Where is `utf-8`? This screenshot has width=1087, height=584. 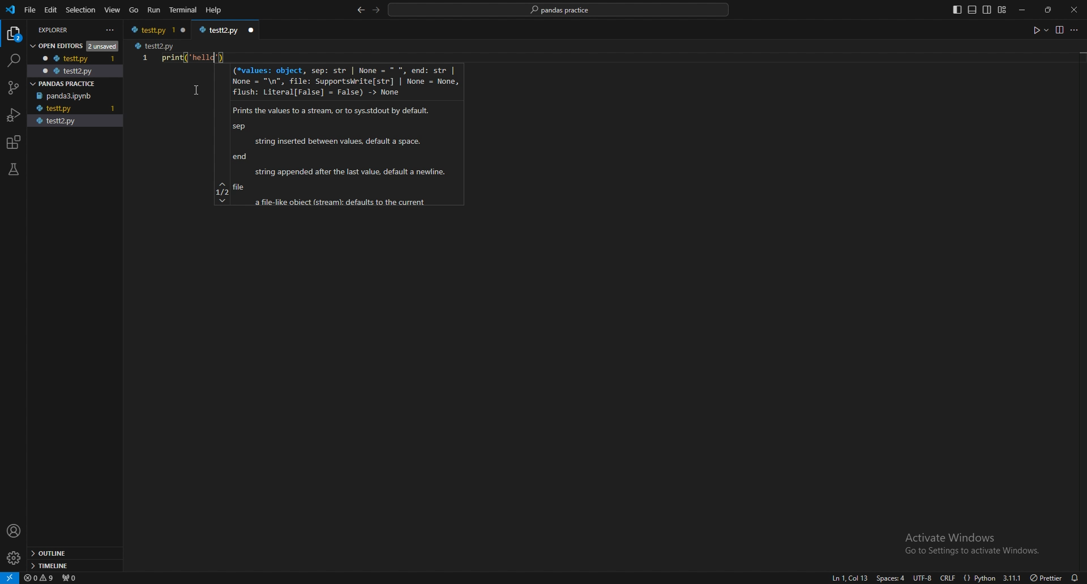
utf-8 is located at coordinates (921, 578).